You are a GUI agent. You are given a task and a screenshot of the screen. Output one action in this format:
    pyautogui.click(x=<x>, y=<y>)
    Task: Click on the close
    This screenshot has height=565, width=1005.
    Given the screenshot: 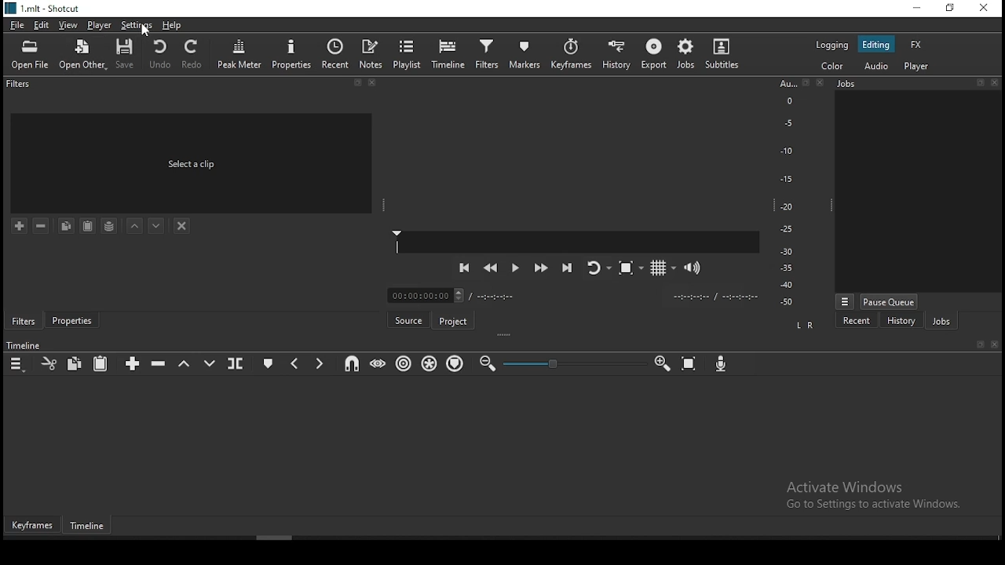 What is the action you would take?
    pyautogui.click(x=996, y=82)
    